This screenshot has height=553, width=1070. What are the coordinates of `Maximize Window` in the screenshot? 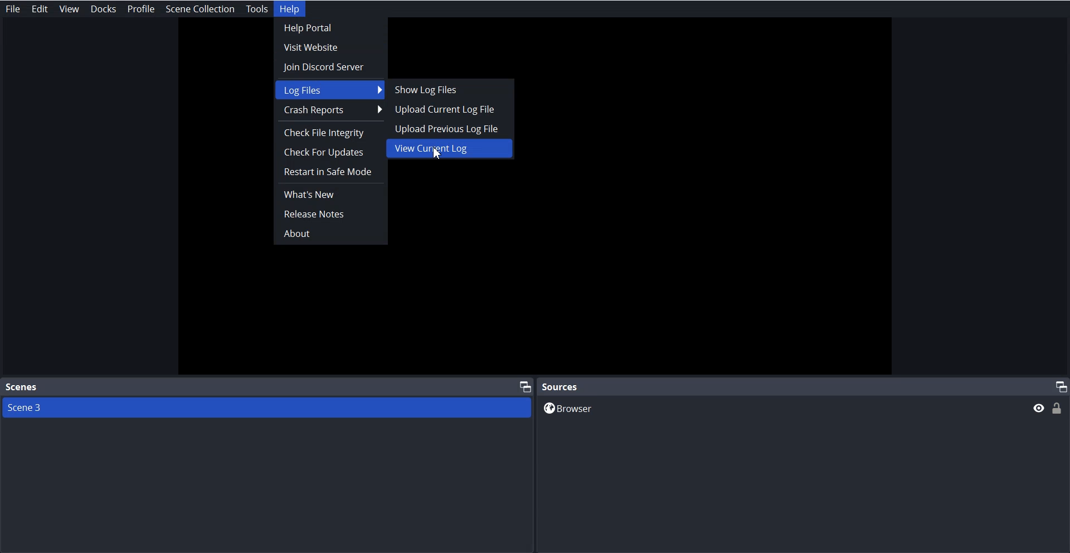 It's located at (1057, 386).